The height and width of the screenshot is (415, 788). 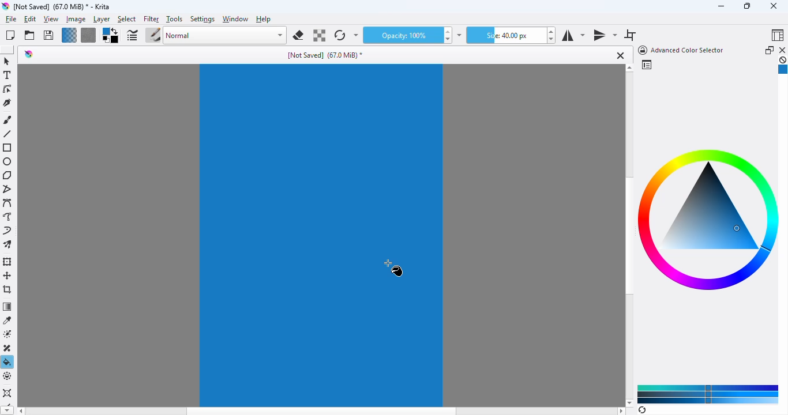 I want to click on title, so click(x=324, y=55).